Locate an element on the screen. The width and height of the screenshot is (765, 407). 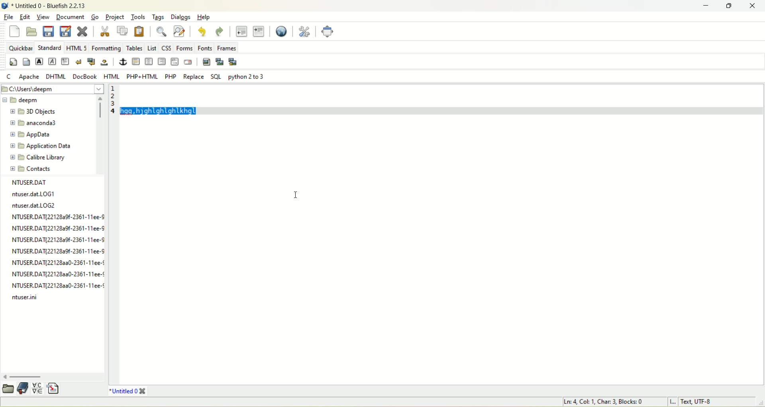
standard is located at coordinates (50, 48).